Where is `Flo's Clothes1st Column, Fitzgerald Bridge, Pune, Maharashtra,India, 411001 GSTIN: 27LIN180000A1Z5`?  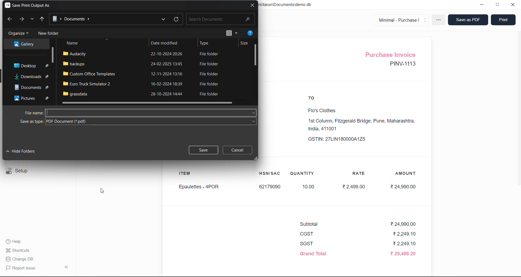 Flo's Clothes1st Column, Fitzgerald Bridge, Pune, Maharashtra,India, 411001 GSTIN: 27LIN180000A1Z5 is located at coordinates (358, 124).